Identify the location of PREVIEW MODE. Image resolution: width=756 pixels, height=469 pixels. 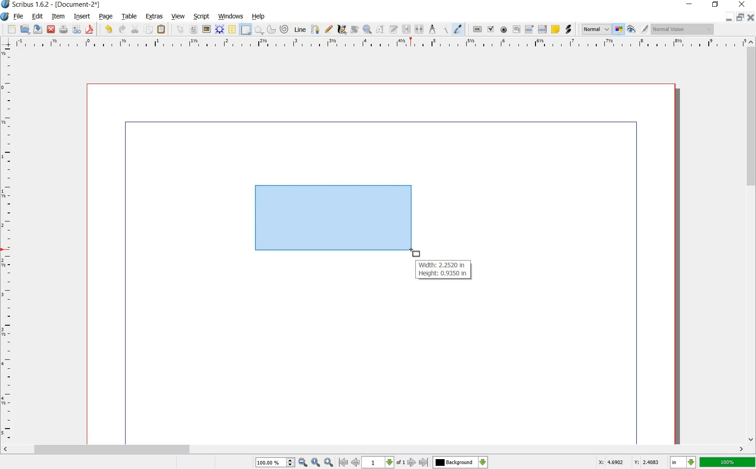
(632, 30).